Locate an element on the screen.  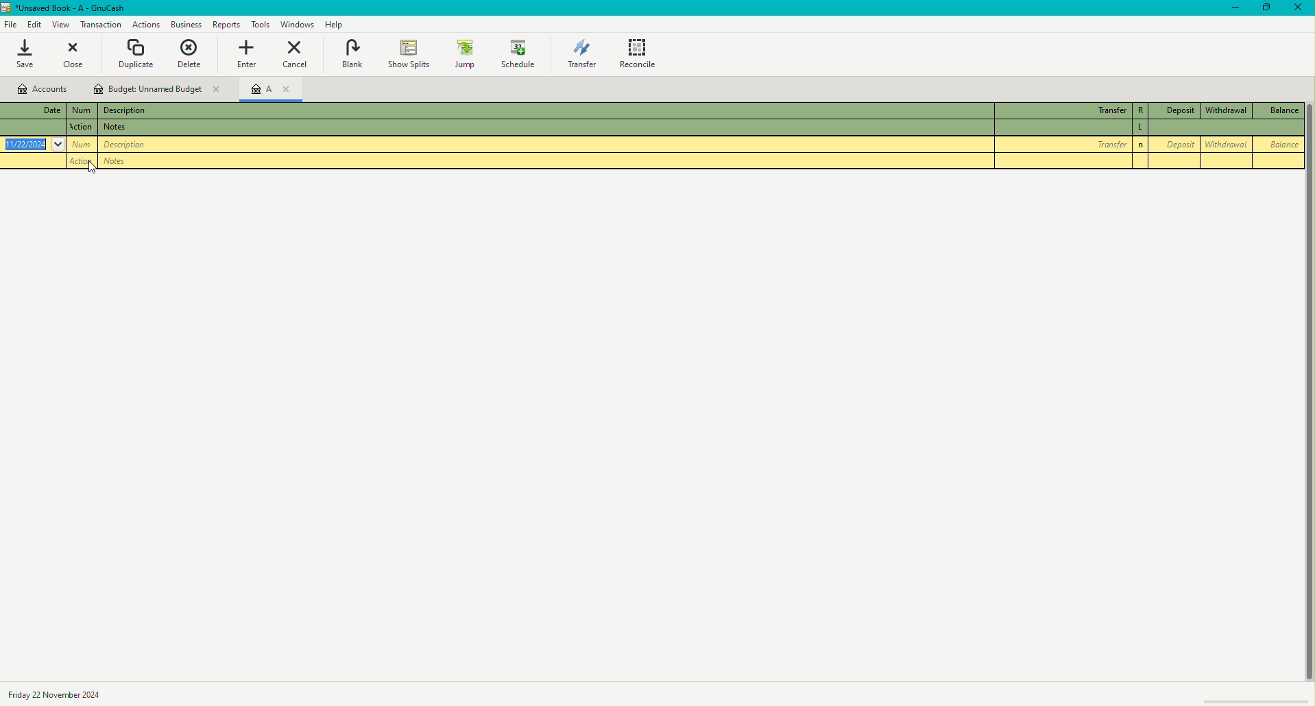
Balance is located at coordinates (1280, 110).